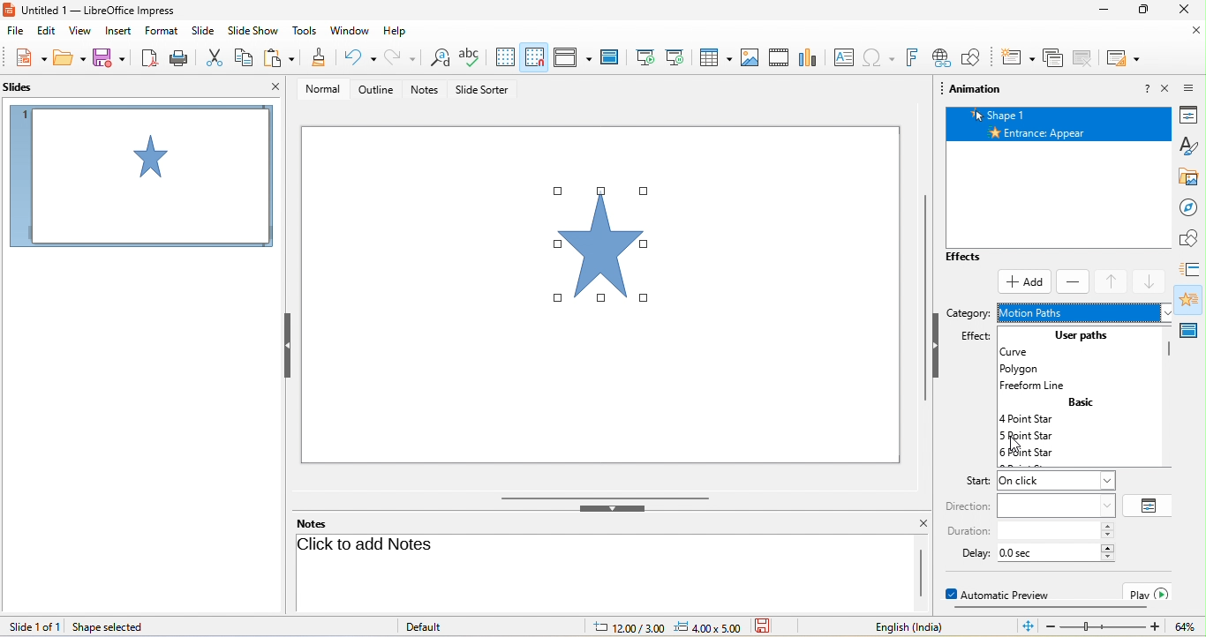  I want to click on save, so click(109, 58).